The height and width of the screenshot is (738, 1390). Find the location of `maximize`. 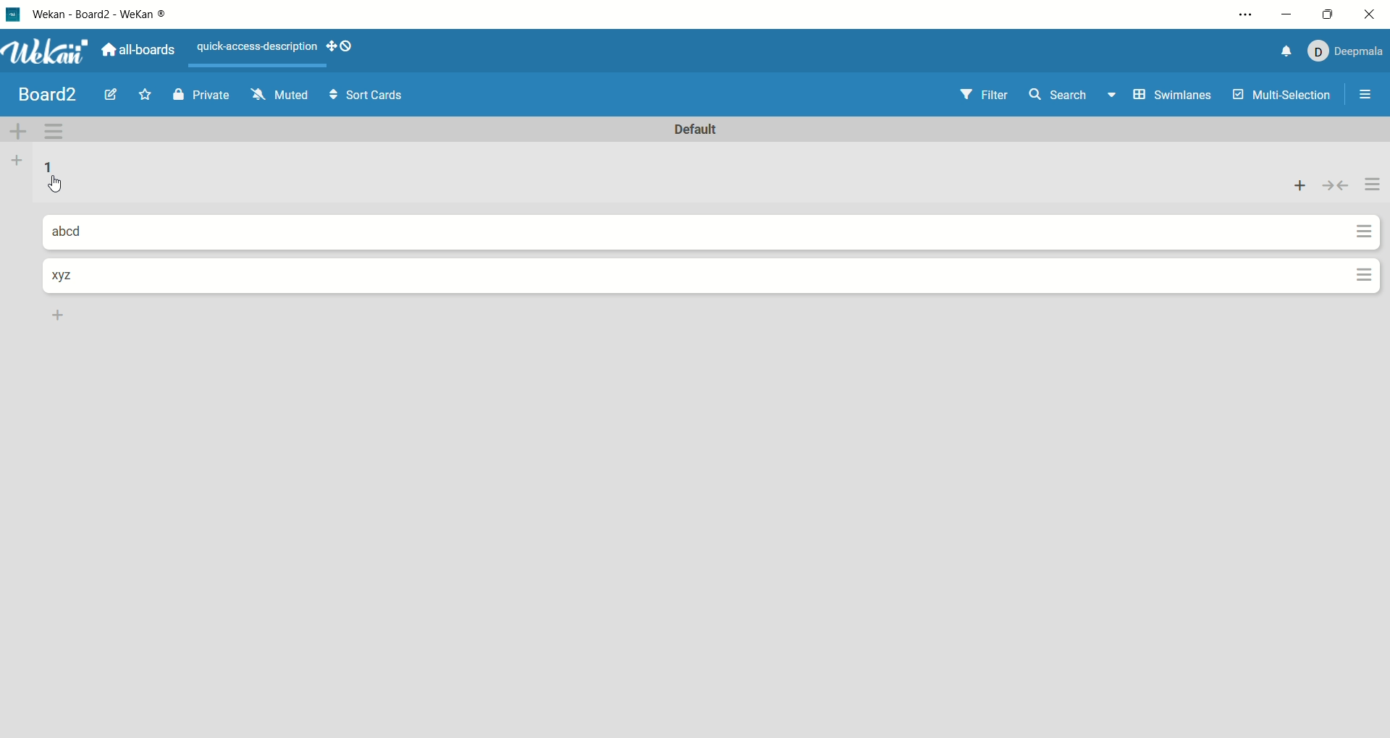

maximize is located at coordinates (1324, 14).